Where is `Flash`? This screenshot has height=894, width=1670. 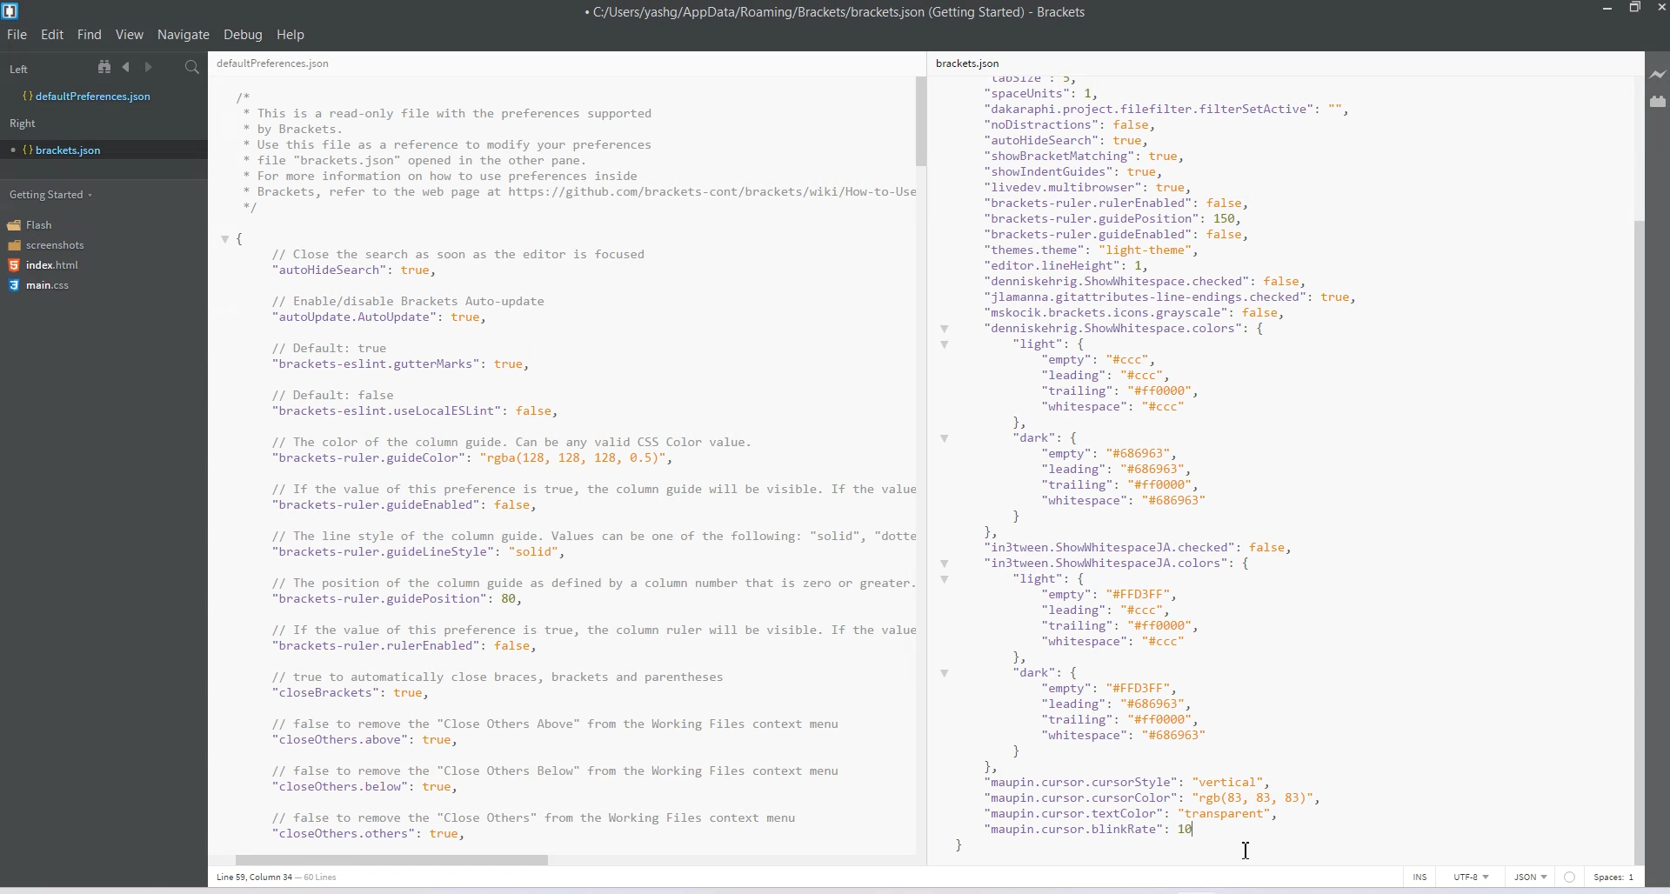 Flash is located at coordinates (37, 224).